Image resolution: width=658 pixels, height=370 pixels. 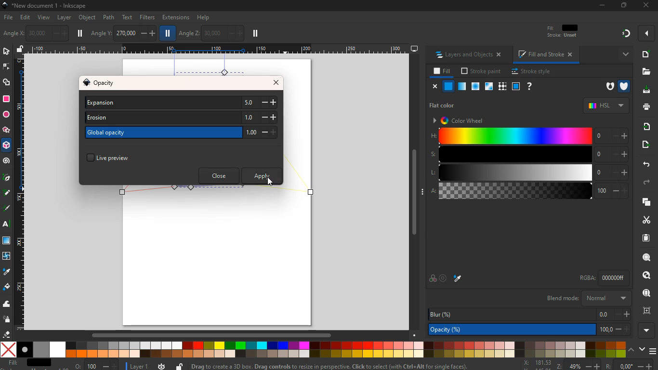 What do you see at coordinates (6, 114) in the screenshot?
I see `circle` at bounding box center [6, 114].